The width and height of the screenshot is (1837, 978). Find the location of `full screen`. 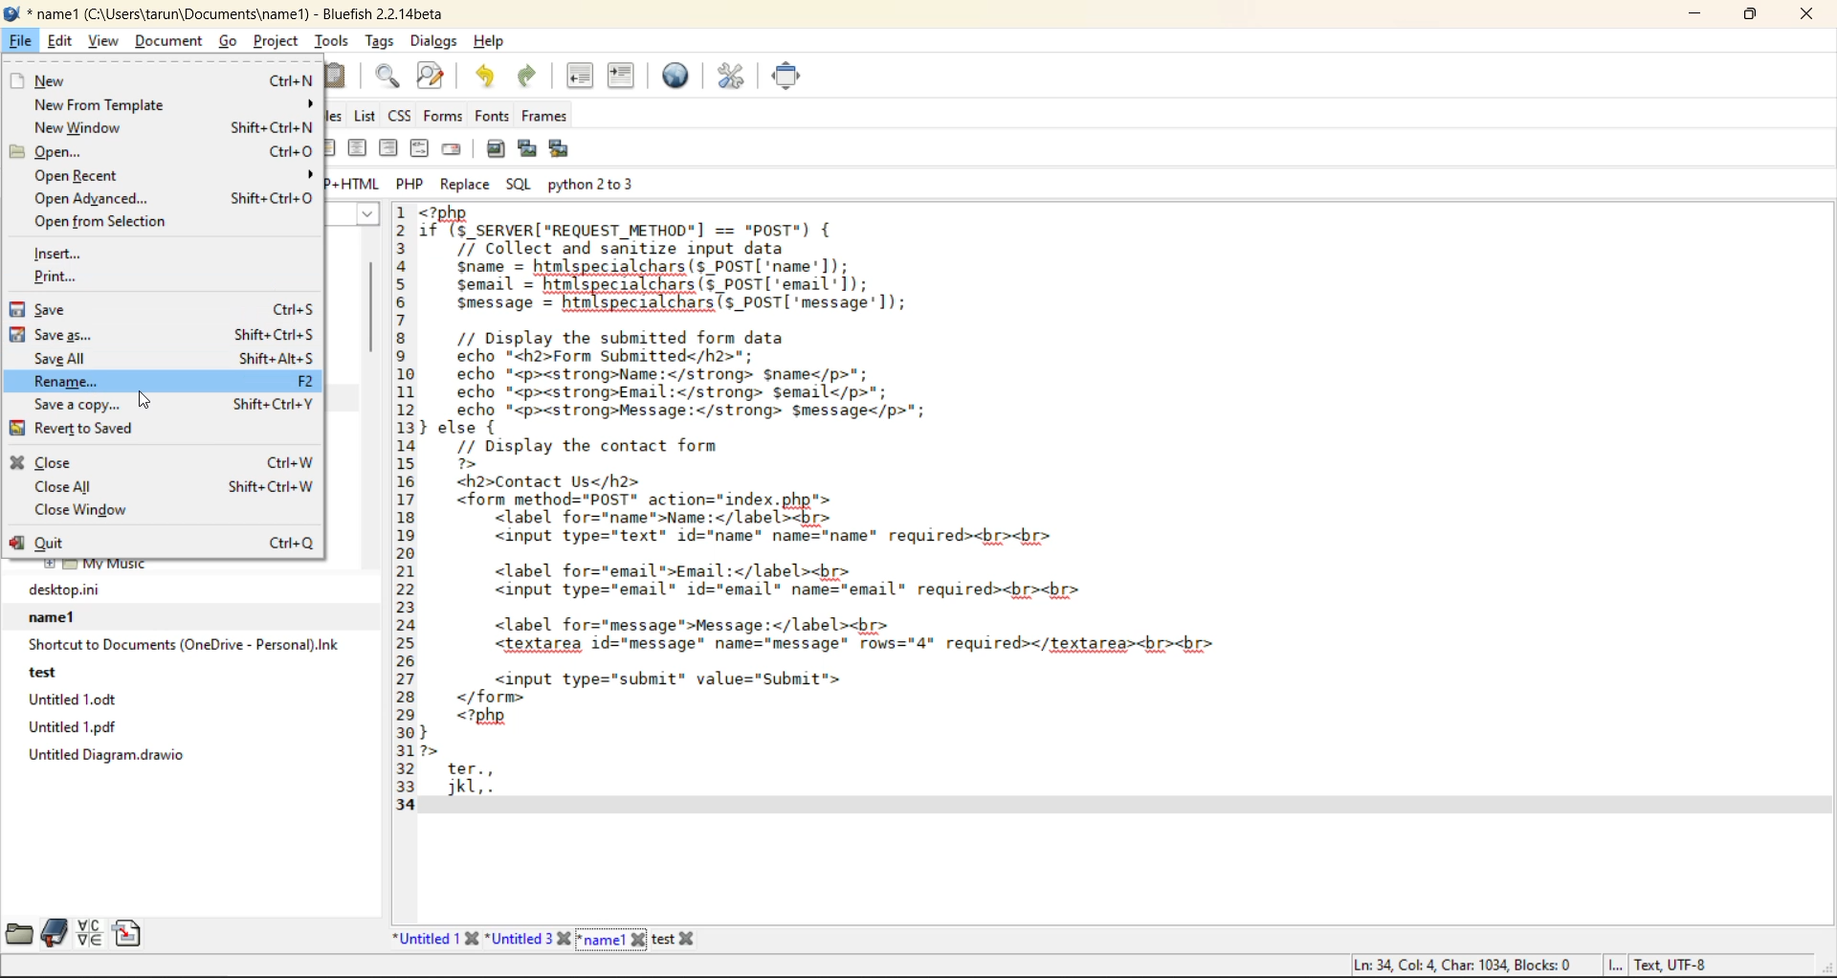

full screen is located at coordinates (791, 78).